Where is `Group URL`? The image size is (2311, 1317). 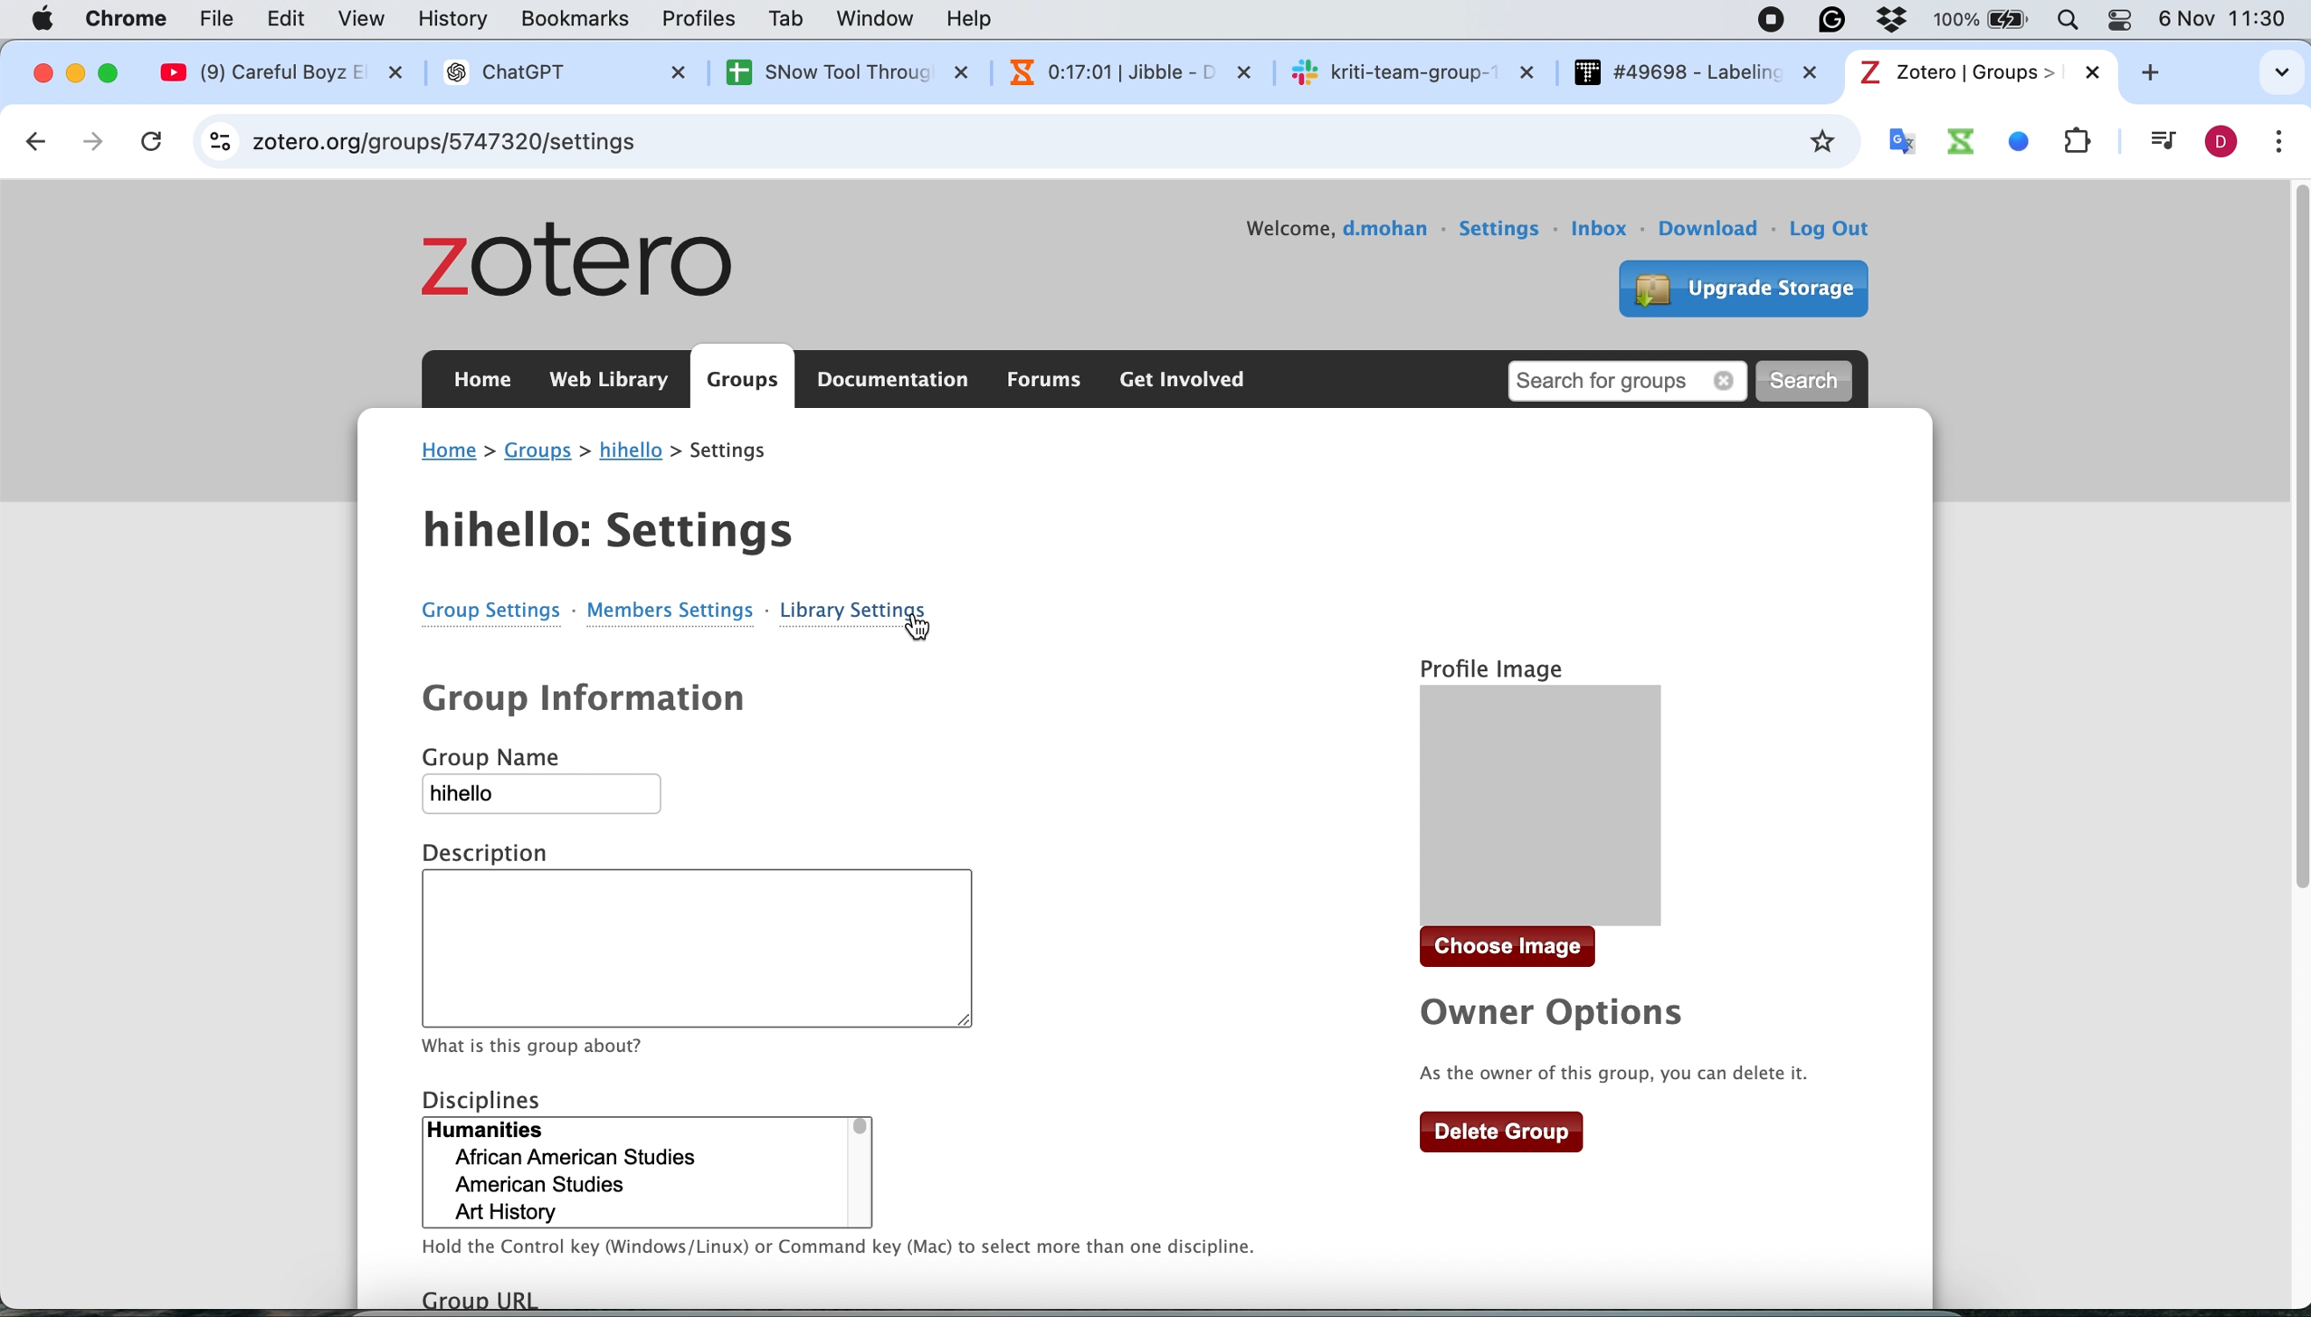
Group URL is located at coordinates (512, 1298).